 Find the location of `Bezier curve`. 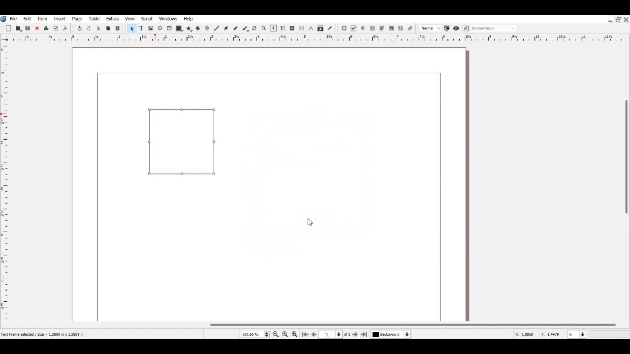

Bezier curve is located at coordinates (226, 28).